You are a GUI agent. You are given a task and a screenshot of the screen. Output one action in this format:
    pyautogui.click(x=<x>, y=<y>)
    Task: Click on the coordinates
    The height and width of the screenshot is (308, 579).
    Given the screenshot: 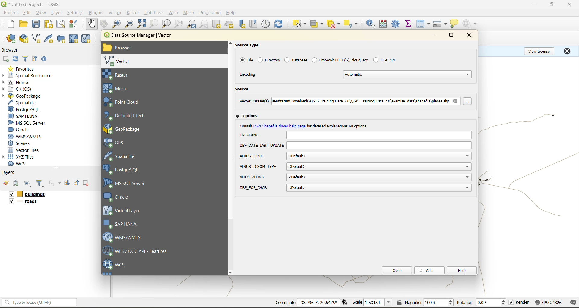 What is the action you would take?
    pyautogui.click(x=318, y=302)
    